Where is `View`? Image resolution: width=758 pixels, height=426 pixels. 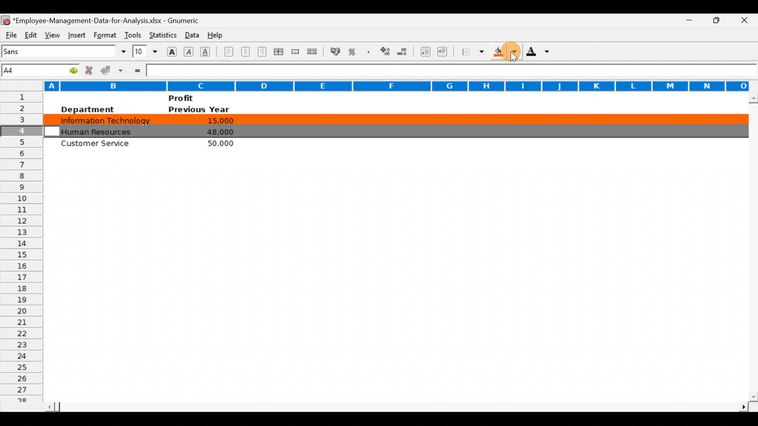 View is located at coordinates (51, 34).